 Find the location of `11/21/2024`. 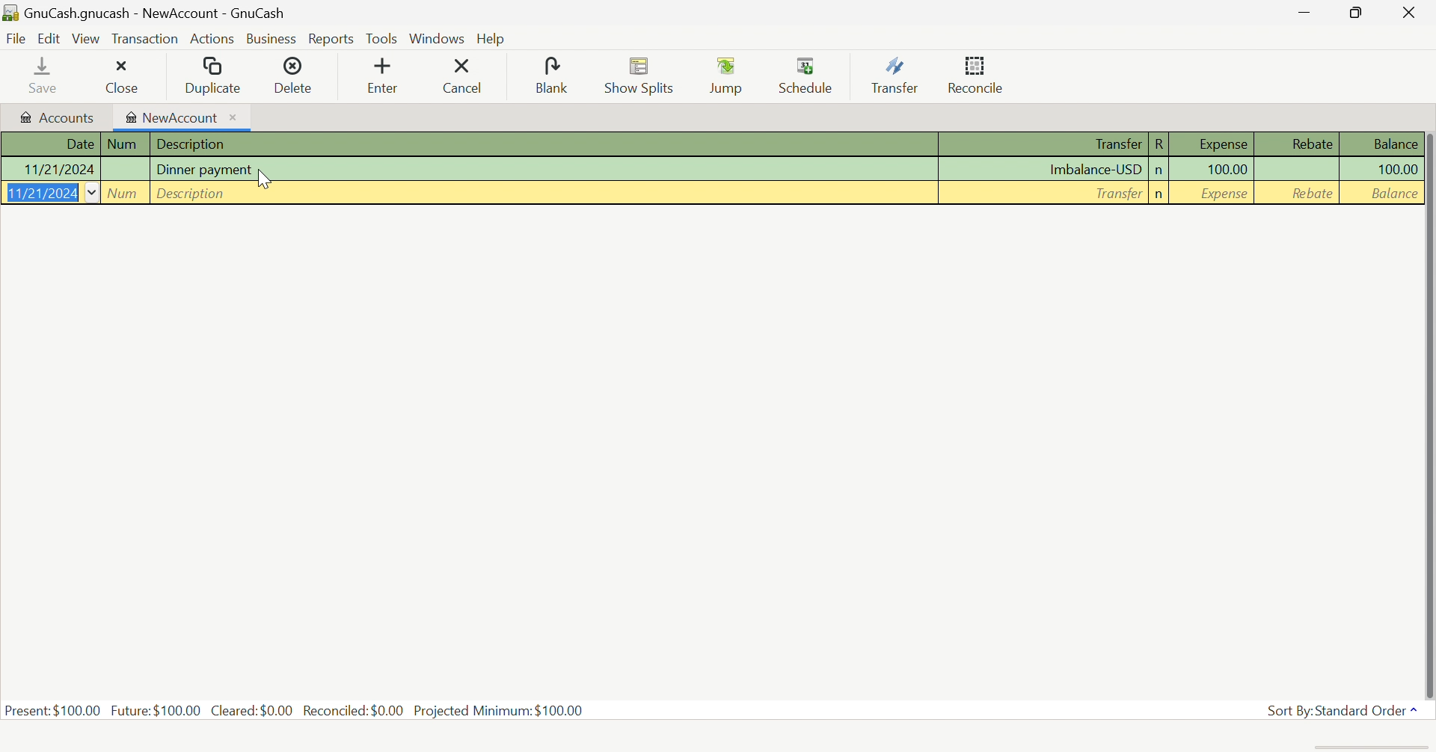

11/21/2024 is located at coordinates (41, 194).